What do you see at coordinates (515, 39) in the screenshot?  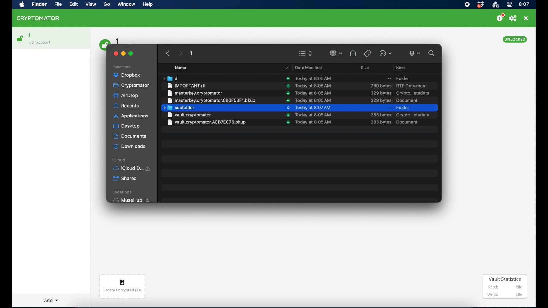 I see `unlocked` at bounding box center [515, 39].